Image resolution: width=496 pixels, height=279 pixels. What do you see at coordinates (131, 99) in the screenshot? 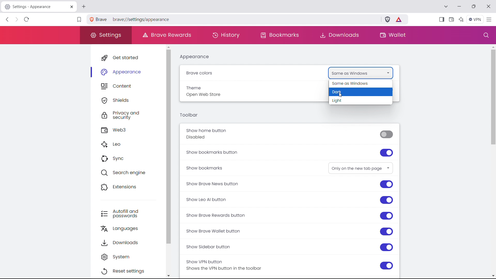
I see `shields` at bounding box center [131, 99].